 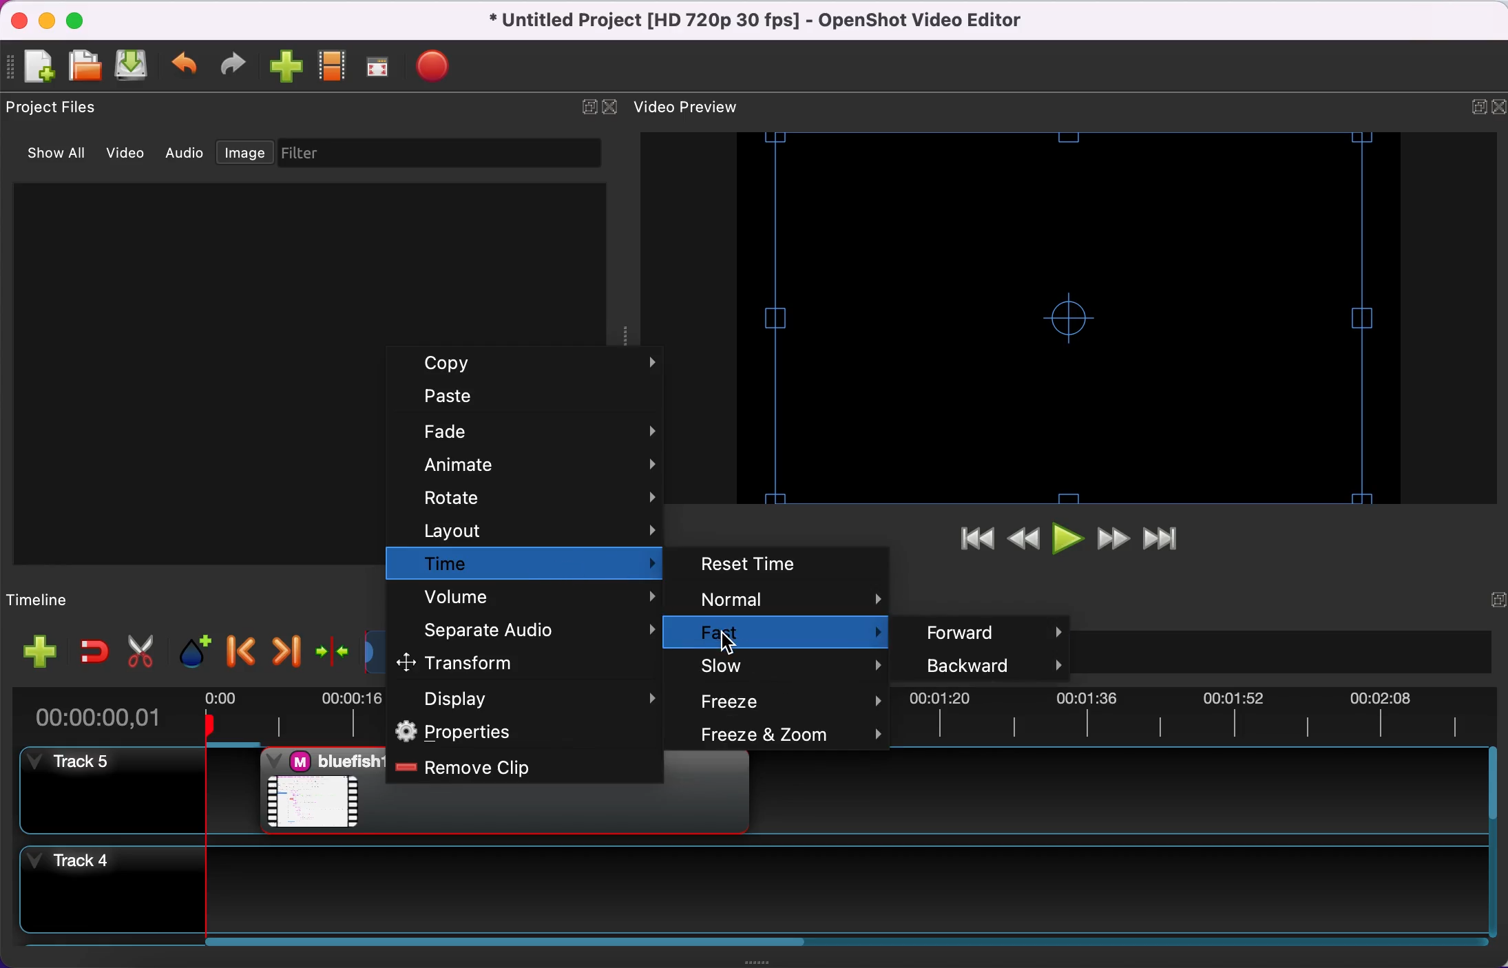 I want to click on add file, so click(x=36, y=67).